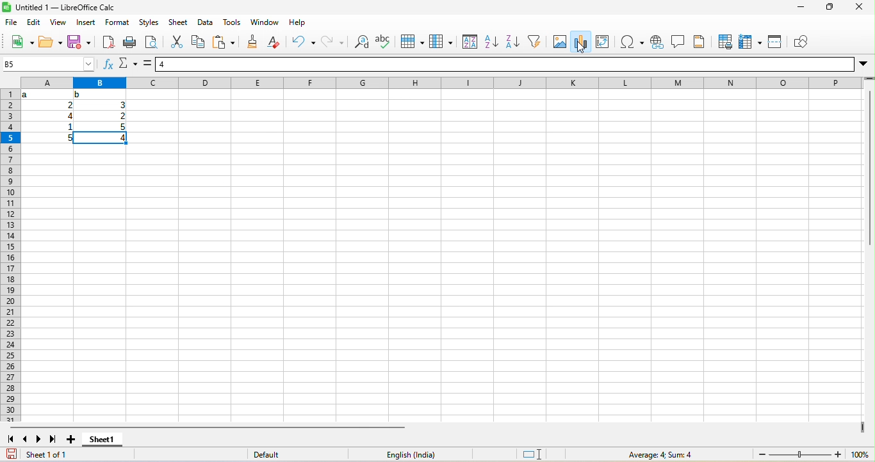  Describe the element at coordinates (39, 439) in the screenshot. I see ` next sheet` at that location.